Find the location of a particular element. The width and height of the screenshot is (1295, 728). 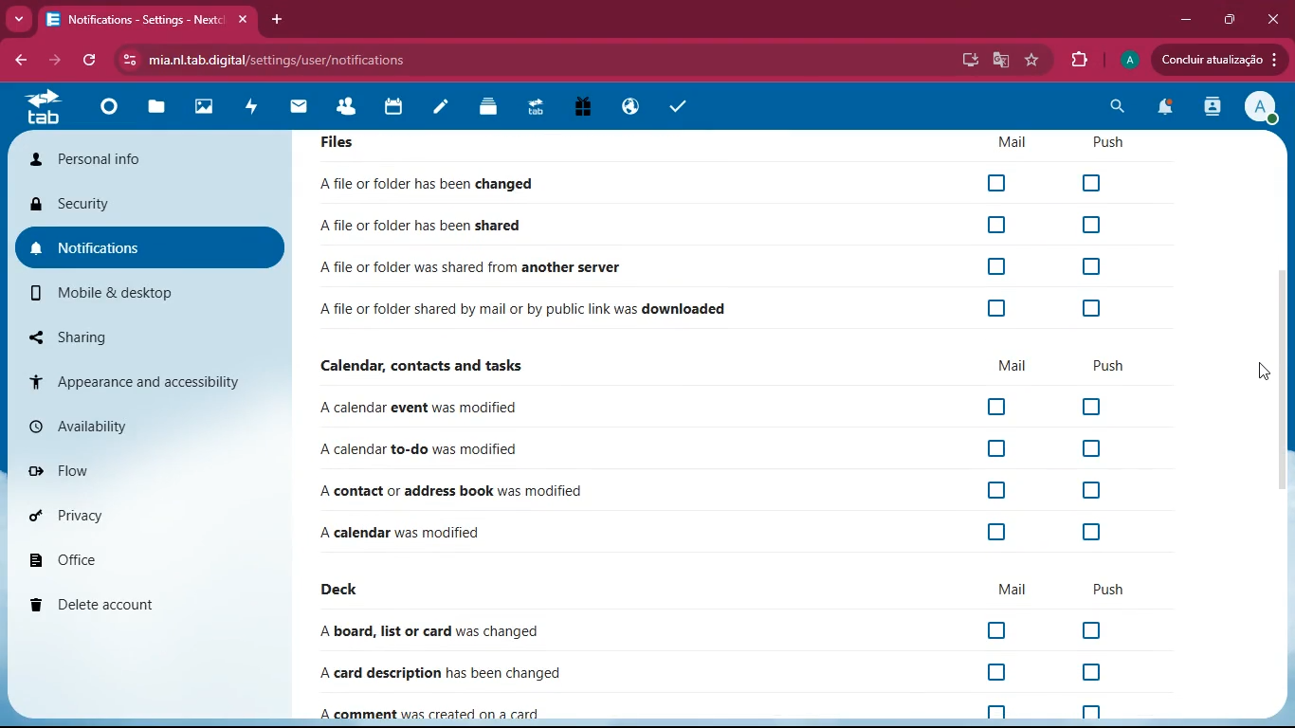

Files is located at coordinates (732, 146).